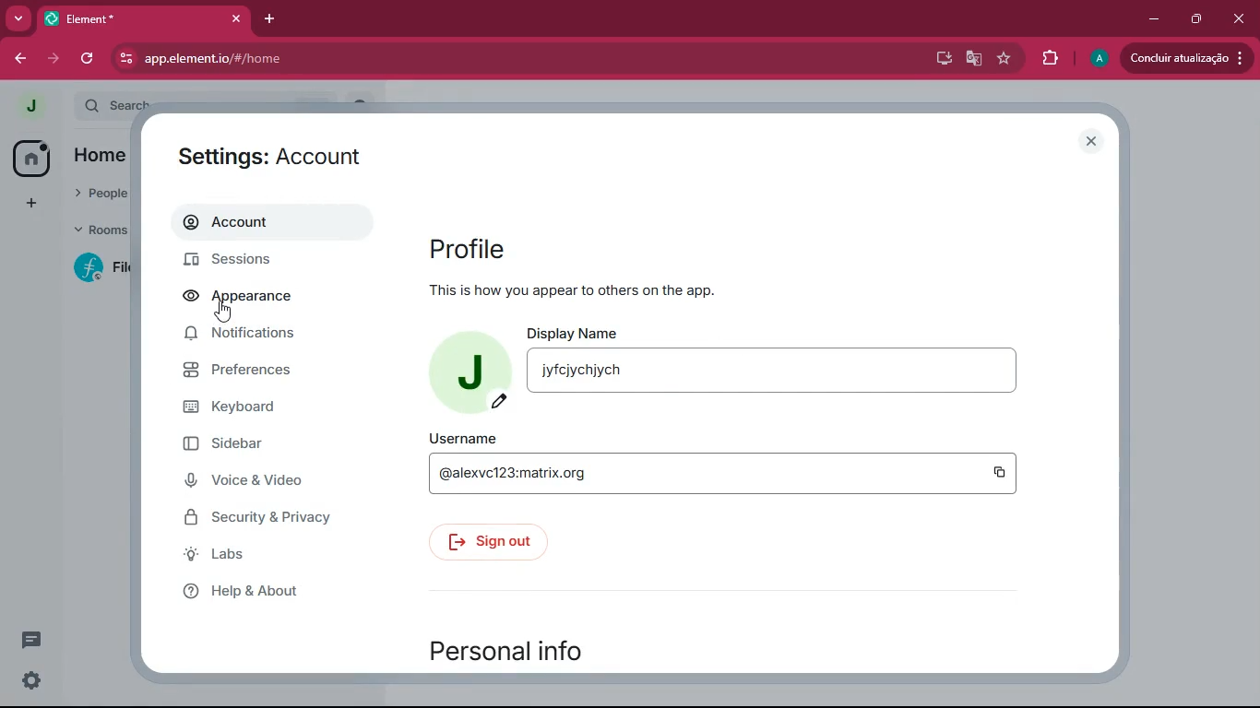  Describe the element at coordinates (18, 56) in the screenshot. I see `back` at that location.